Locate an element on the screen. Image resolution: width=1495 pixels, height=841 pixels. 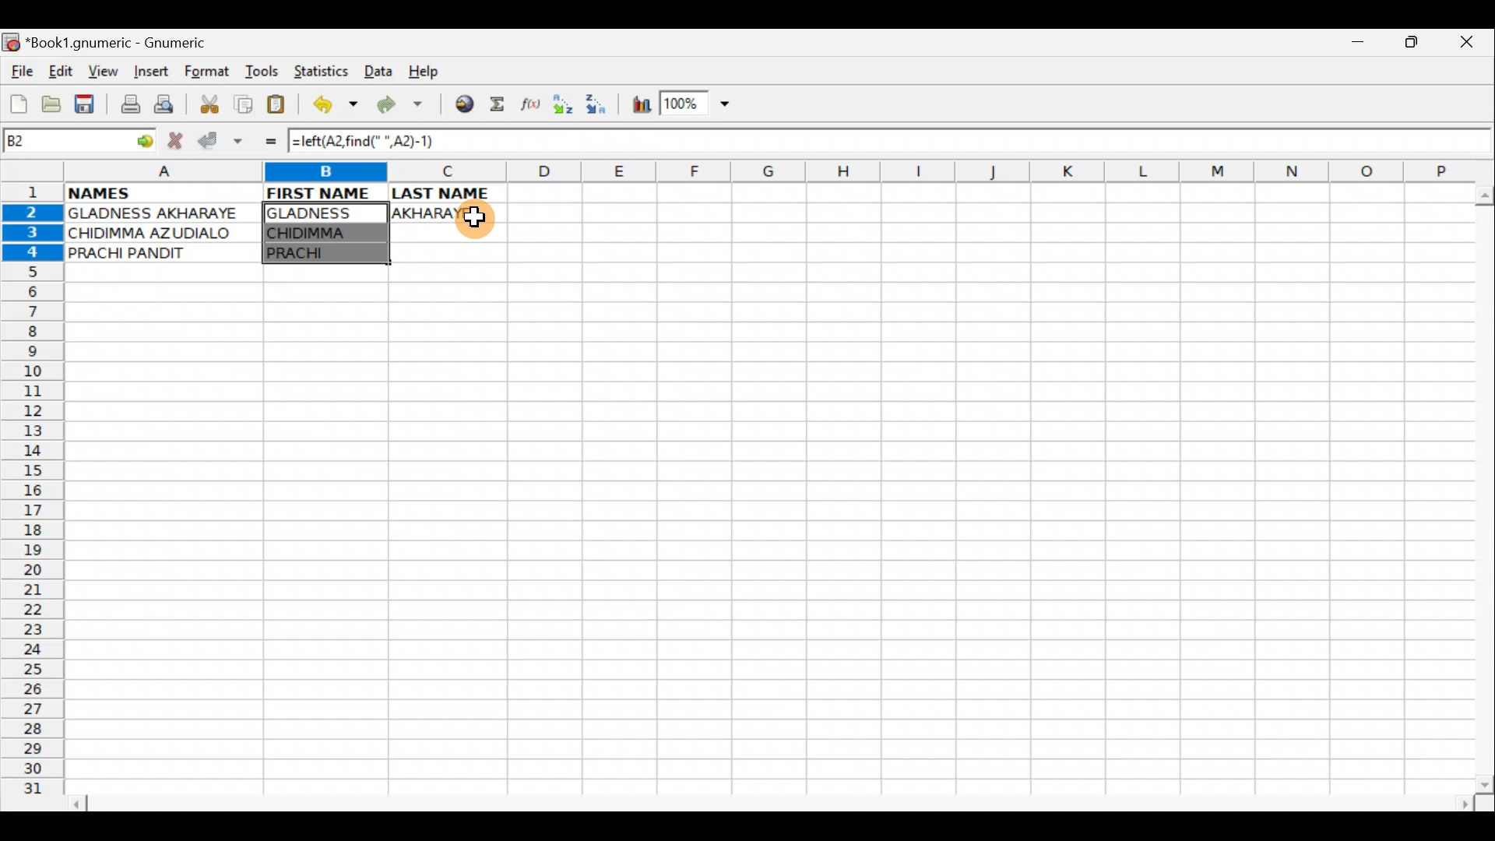
Cell name B2 is located at coordinates (62, 142).